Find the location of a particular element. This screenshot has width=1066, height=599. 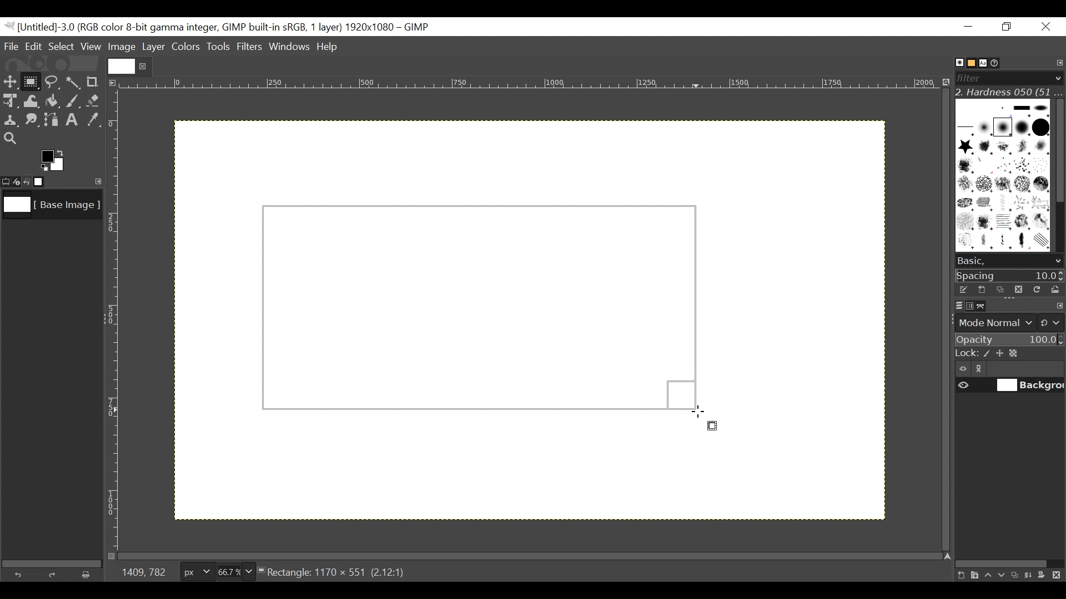

Duplicate brush is located at coordinates (1000, 290).